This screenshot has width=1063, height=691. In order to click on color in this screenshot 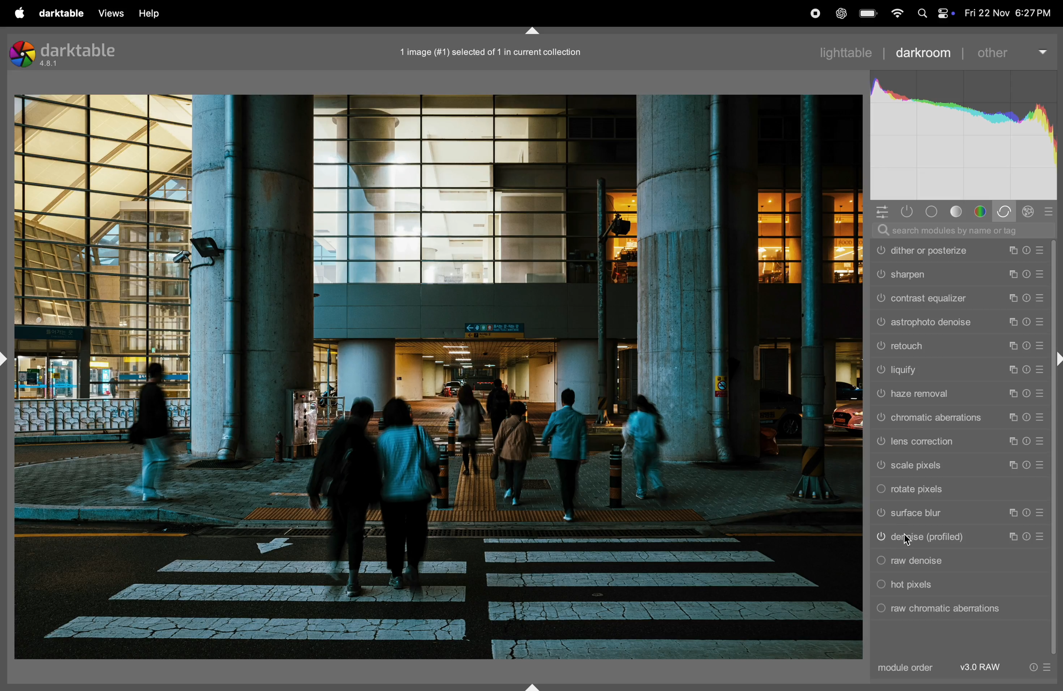, I will do `click(980, 211)`.